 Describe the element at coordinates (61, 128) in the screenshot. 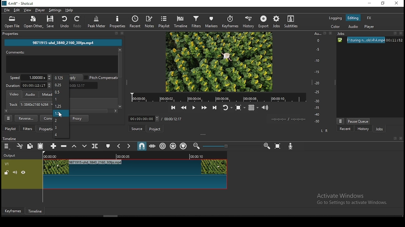

I see `3` at that location.